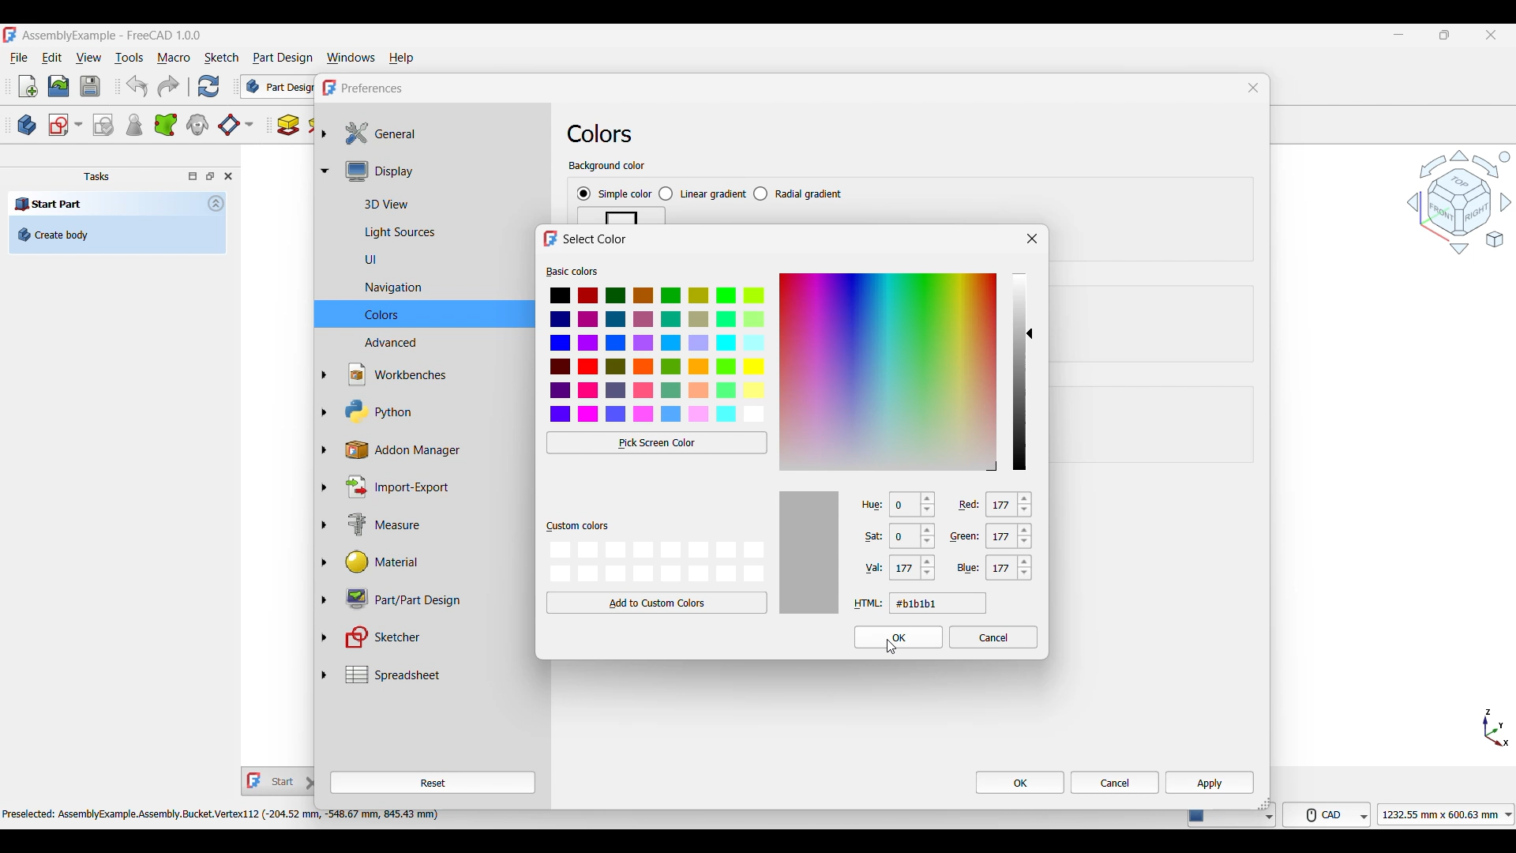 The width and height of the screenshot is (1516, 853). What do you see at coordinates (1445, 35) in the screenshot?
I see `Show in smaller tab` at bounding box center [1445, 35].